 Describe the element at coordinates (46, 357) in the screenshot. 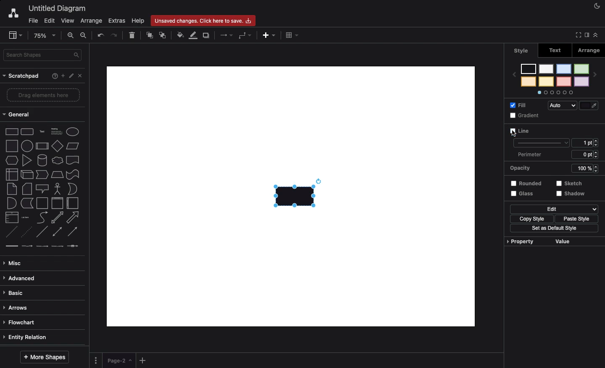

I see `More shapes` at that location.